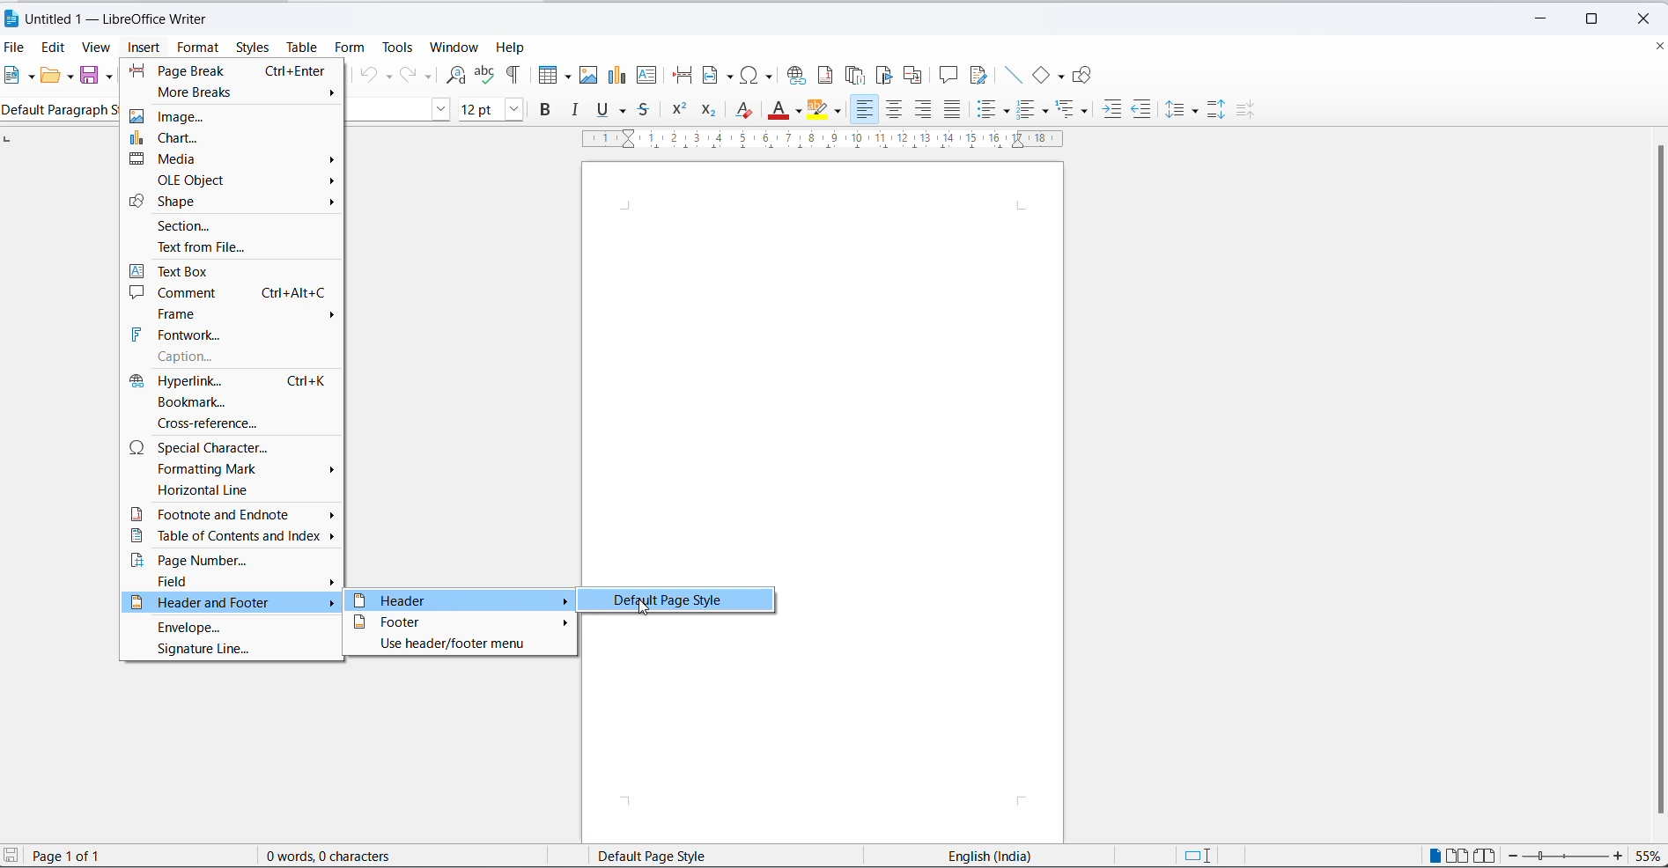  I want to click on chart, so click(234, 137).